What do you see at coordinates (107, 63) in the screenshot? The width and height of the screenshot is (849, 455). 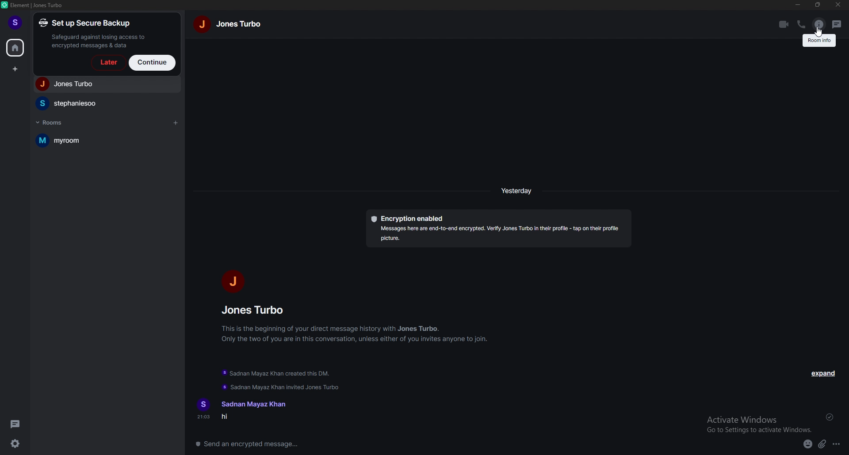 I see `later` at bounding box center [107, 63].